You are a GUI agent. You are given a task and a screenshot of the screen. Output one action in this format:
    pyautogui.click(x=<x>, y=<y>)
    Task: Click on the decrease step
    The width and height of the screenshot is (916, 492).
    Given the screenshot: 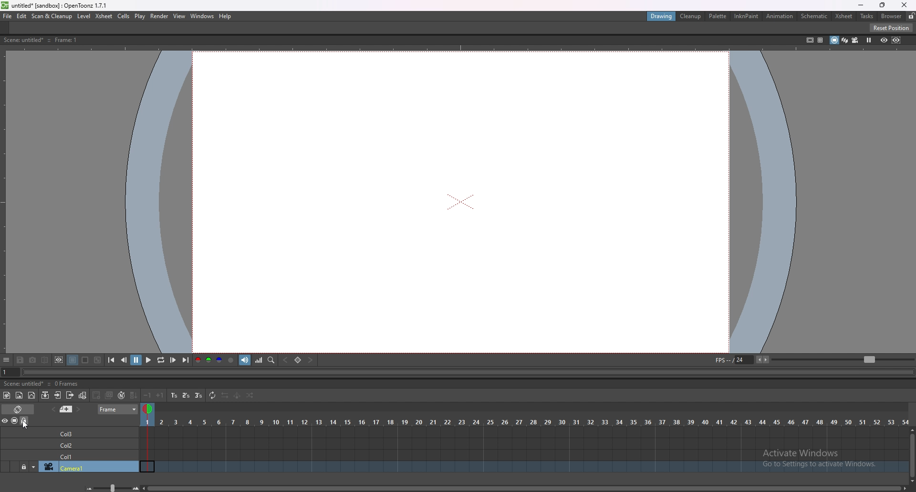 What is the action you would take?
    pyautogui.click(x=148, y=395)
    